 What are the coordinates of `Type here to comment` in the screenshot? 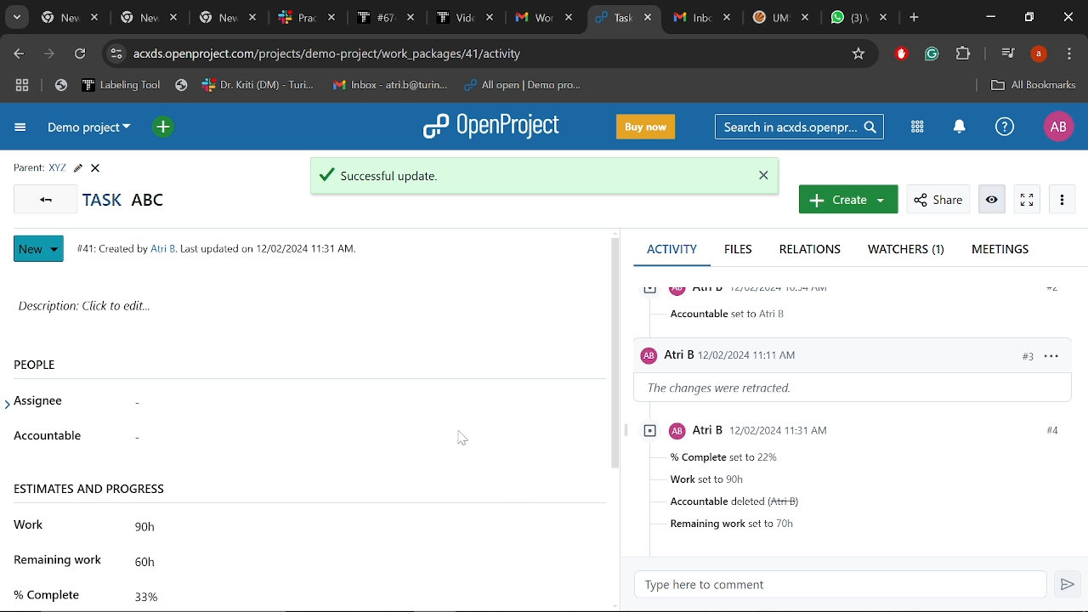 It's located at (846, 585).